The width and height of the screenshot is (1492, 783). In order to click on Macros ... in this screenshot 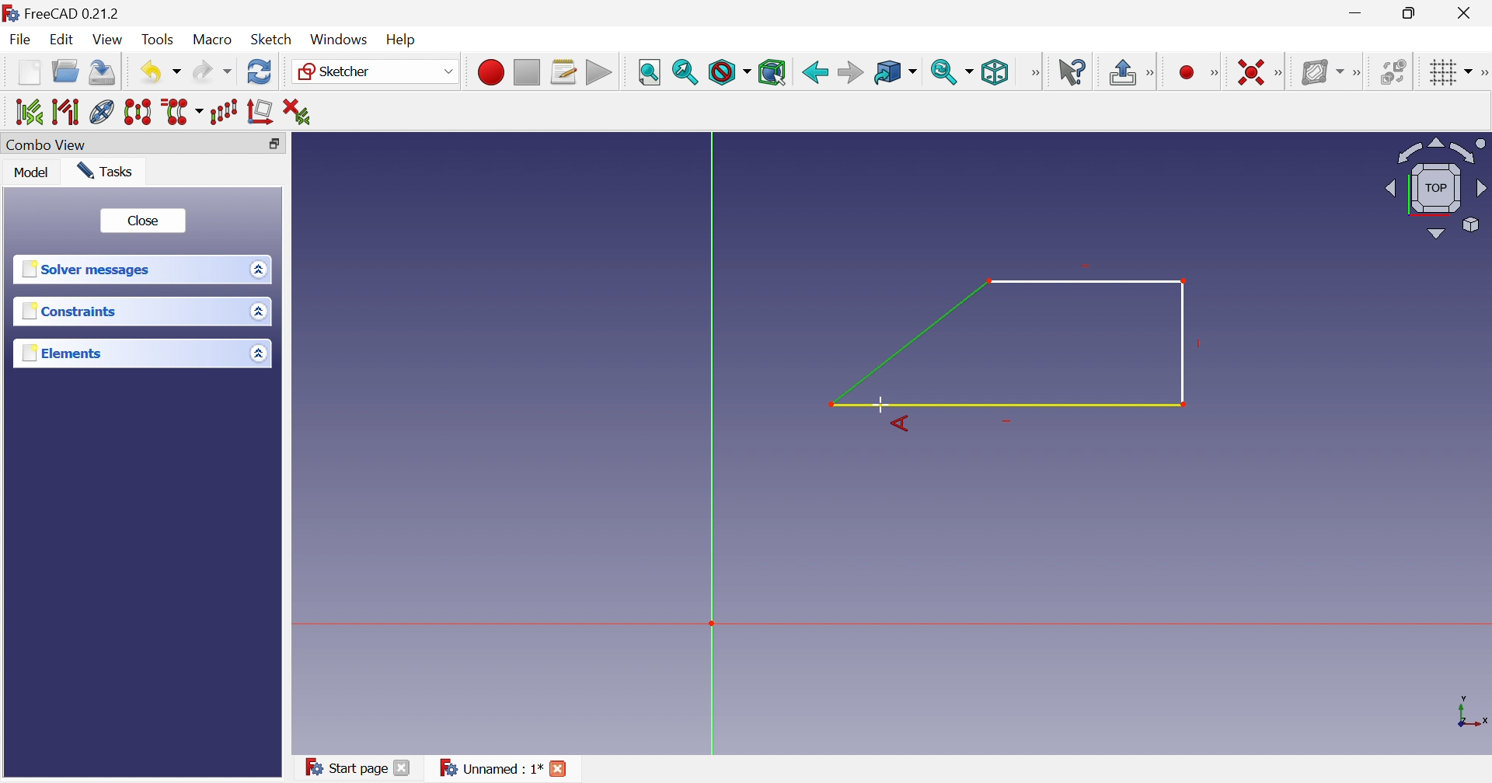, I will do `click(563, 71)`.